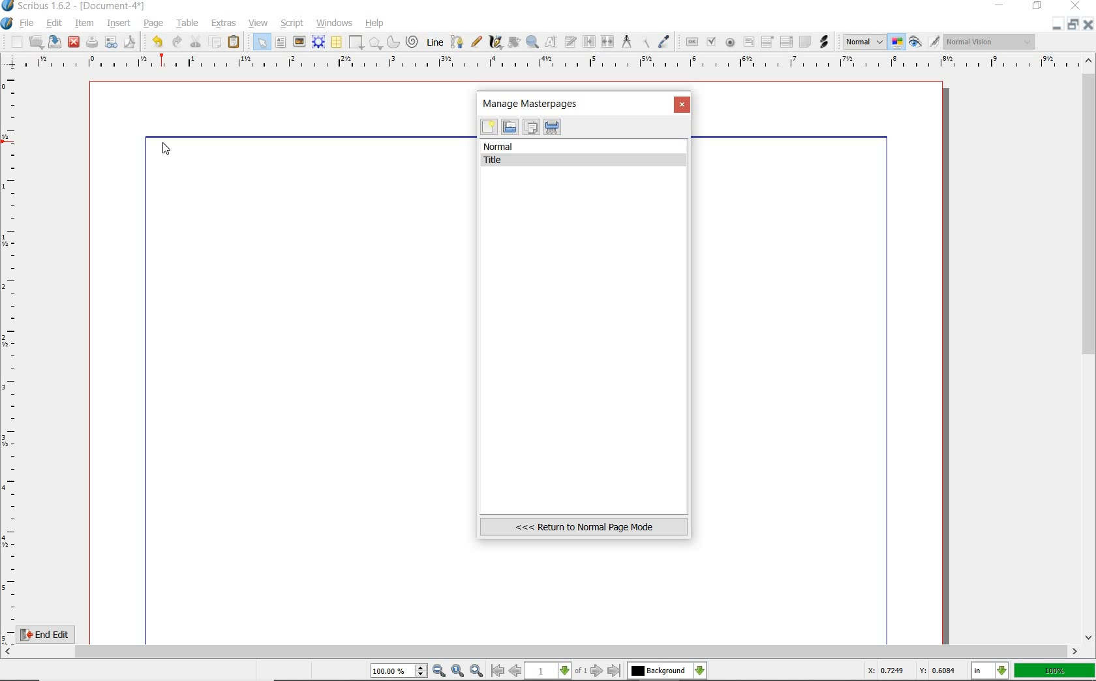 Image resolution: width=1096 pixels, height=681 pixels. Describe the element at coordinates (440, 671) in the screenshot. I see `zoom out` at that location.